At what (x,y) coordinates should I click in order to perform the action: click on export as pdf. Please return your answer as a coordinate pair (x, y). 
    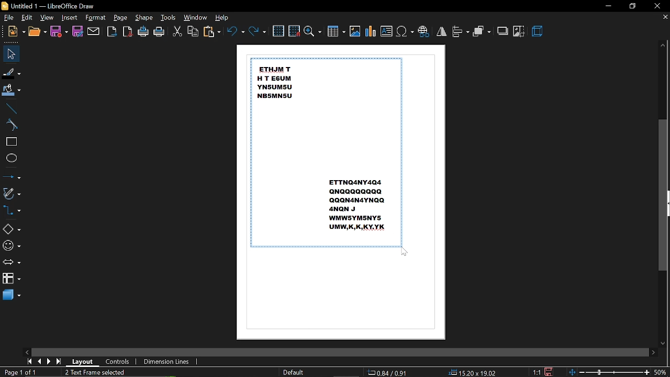
    Looking at the image, I should click on (127, 32).